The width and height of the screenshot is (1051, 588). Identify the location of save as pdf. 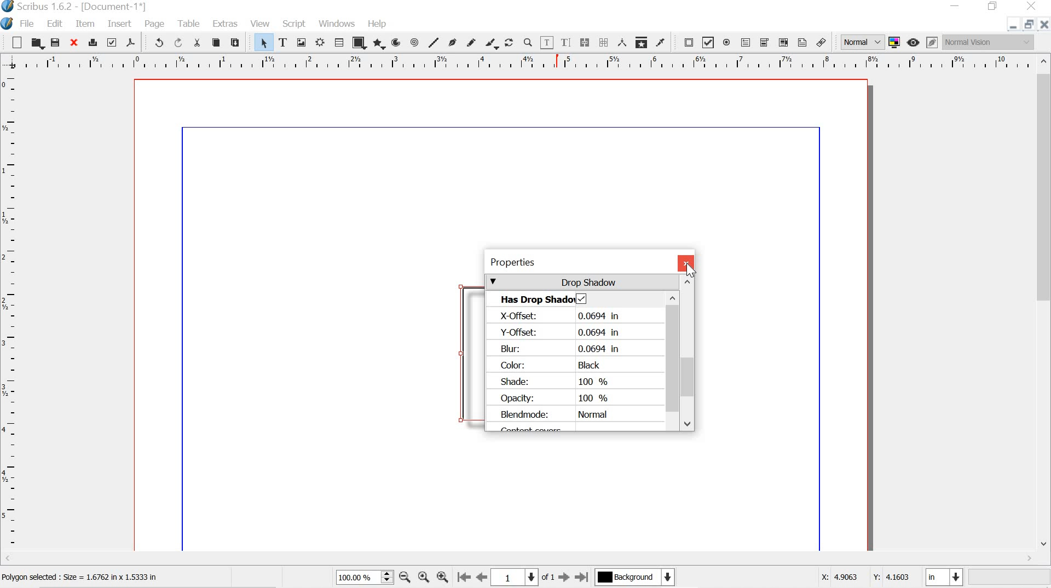
(130, 42).